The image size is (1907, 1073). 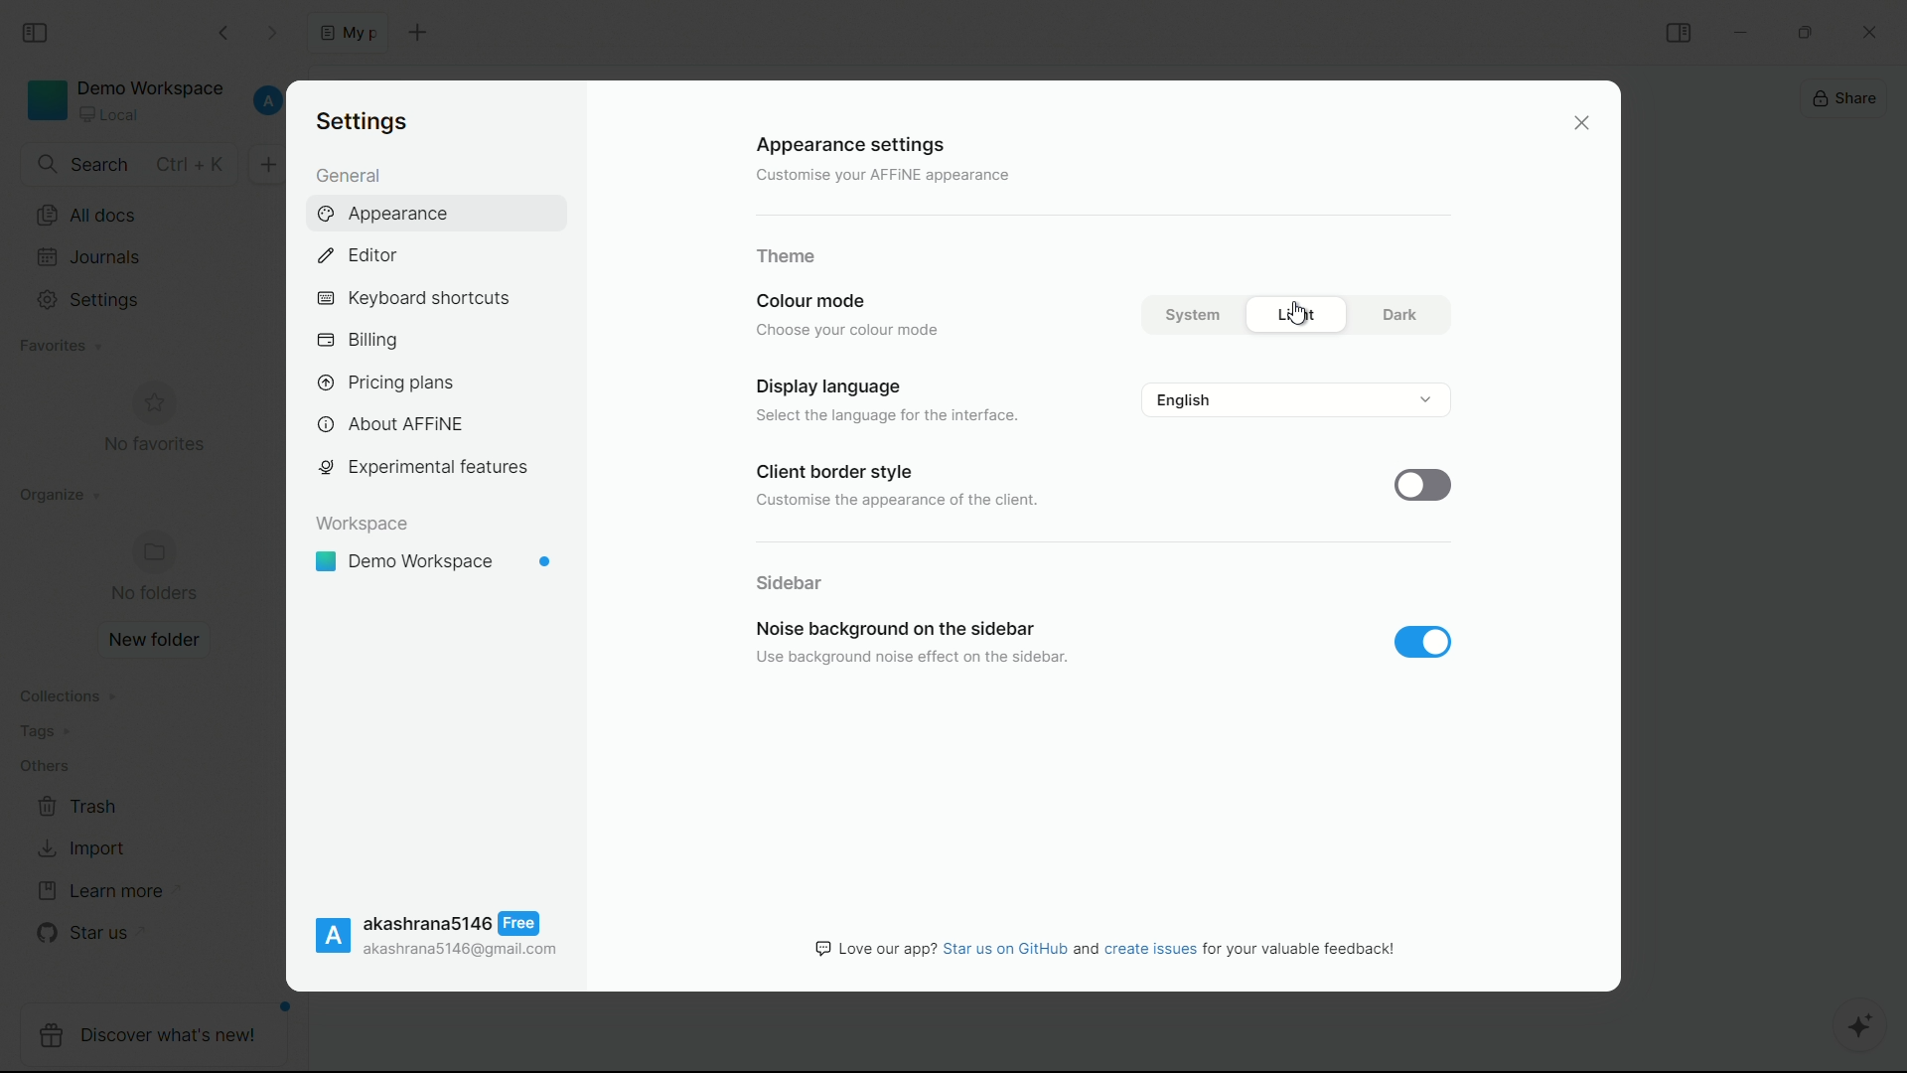 What do you see at coordinates (1680, 32) in the screenshot?
I see `toggle sidebar` at bounding box center [1680, 32].